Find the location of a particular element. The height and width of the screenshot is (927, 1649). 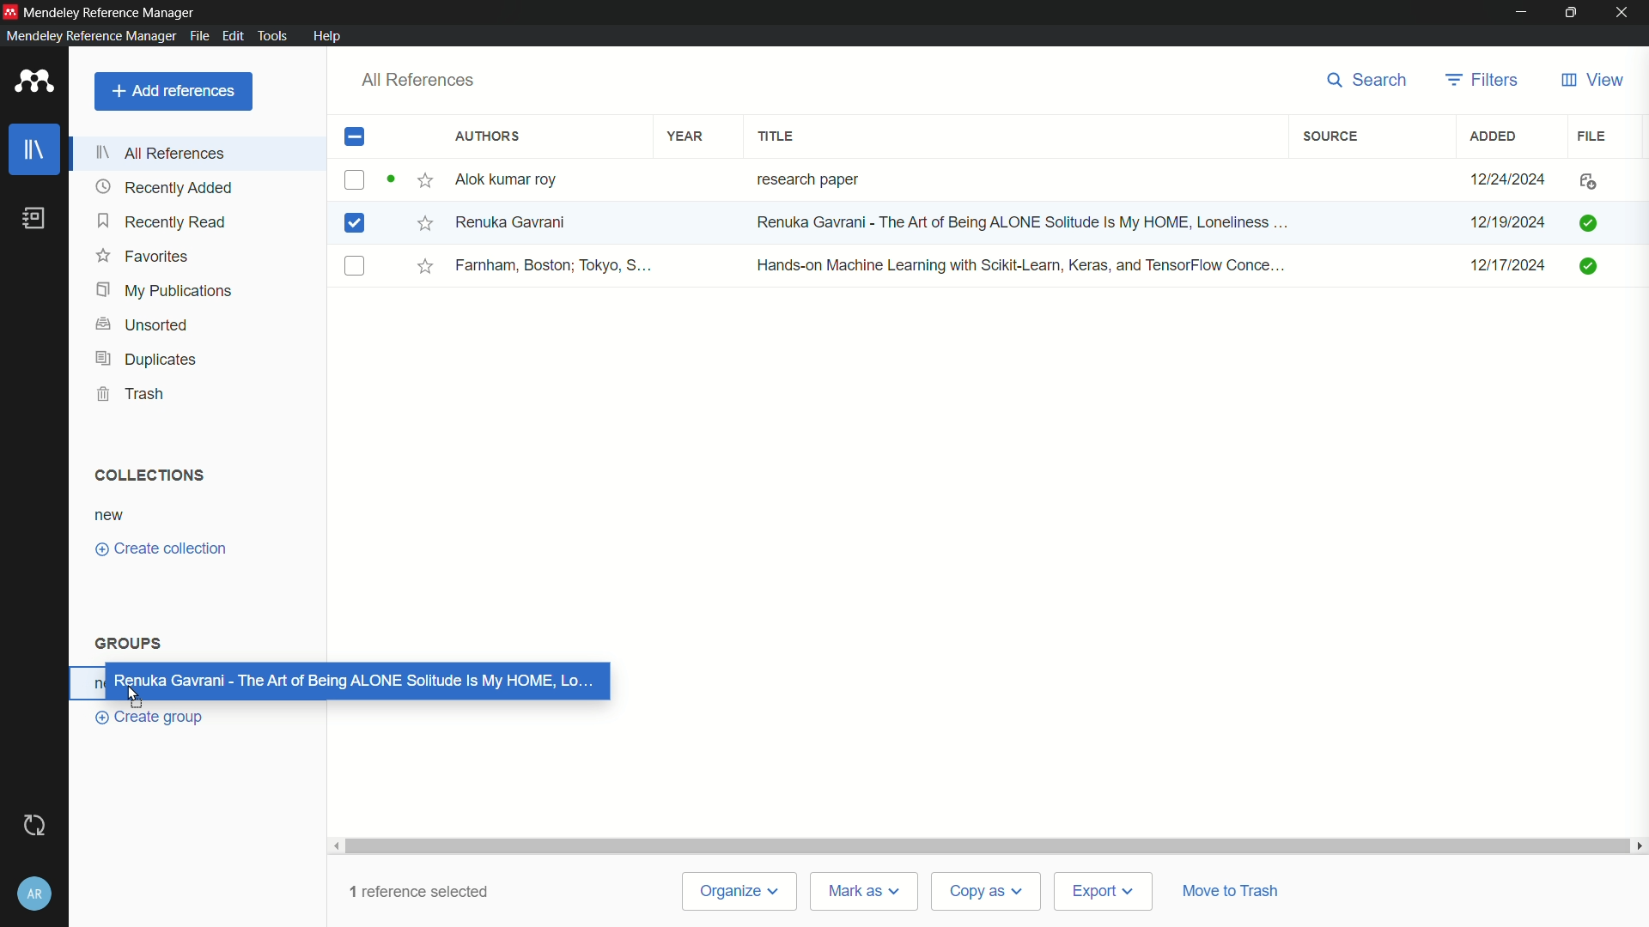

Star is located at coordinates (411, 181).